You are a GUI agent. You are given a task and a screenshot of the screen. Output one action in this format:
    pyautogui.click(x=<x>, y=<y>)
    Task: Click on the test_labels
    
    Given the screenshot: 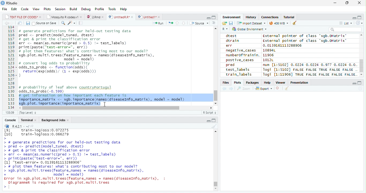 What is the action you would take?
    pyautogui.click(x=237, y=70)
    